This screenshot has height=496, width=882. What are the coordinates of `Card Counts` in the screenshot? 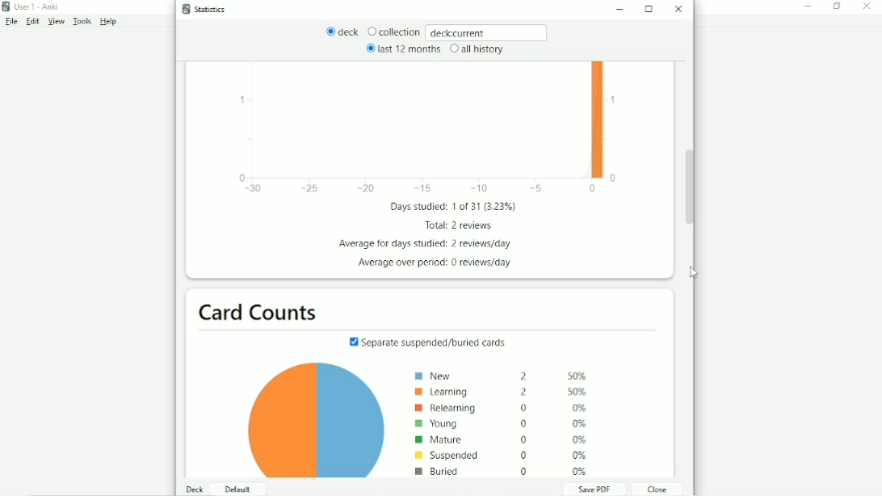 It's located at (262, 311).